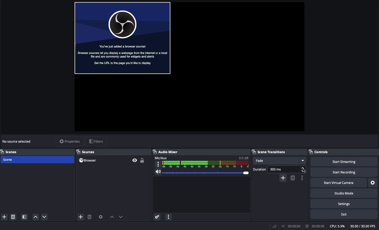 The height and width of the screenshot is (230, 379). Describe the element at coordinates (86, 152) in the screenshot. I see `Sources` at that location.